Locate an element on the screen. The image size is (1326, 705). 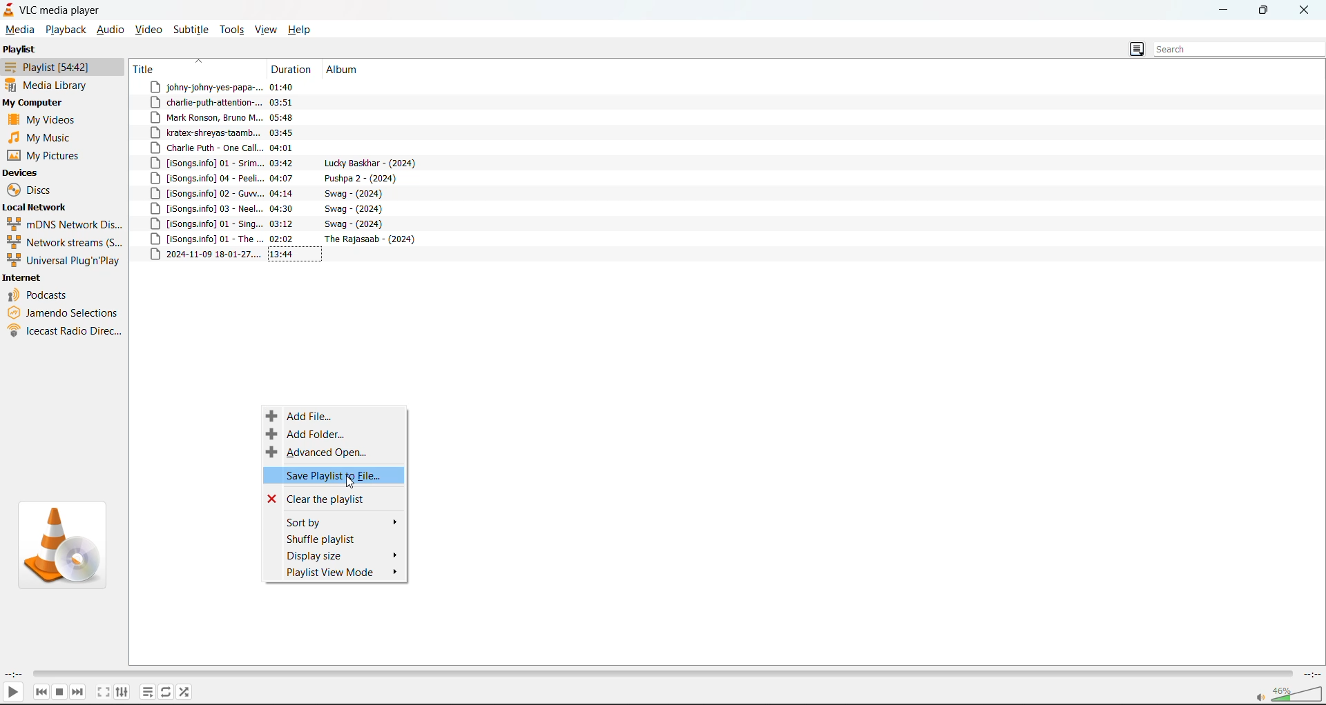
playlist is located at coordinates (148, 693).